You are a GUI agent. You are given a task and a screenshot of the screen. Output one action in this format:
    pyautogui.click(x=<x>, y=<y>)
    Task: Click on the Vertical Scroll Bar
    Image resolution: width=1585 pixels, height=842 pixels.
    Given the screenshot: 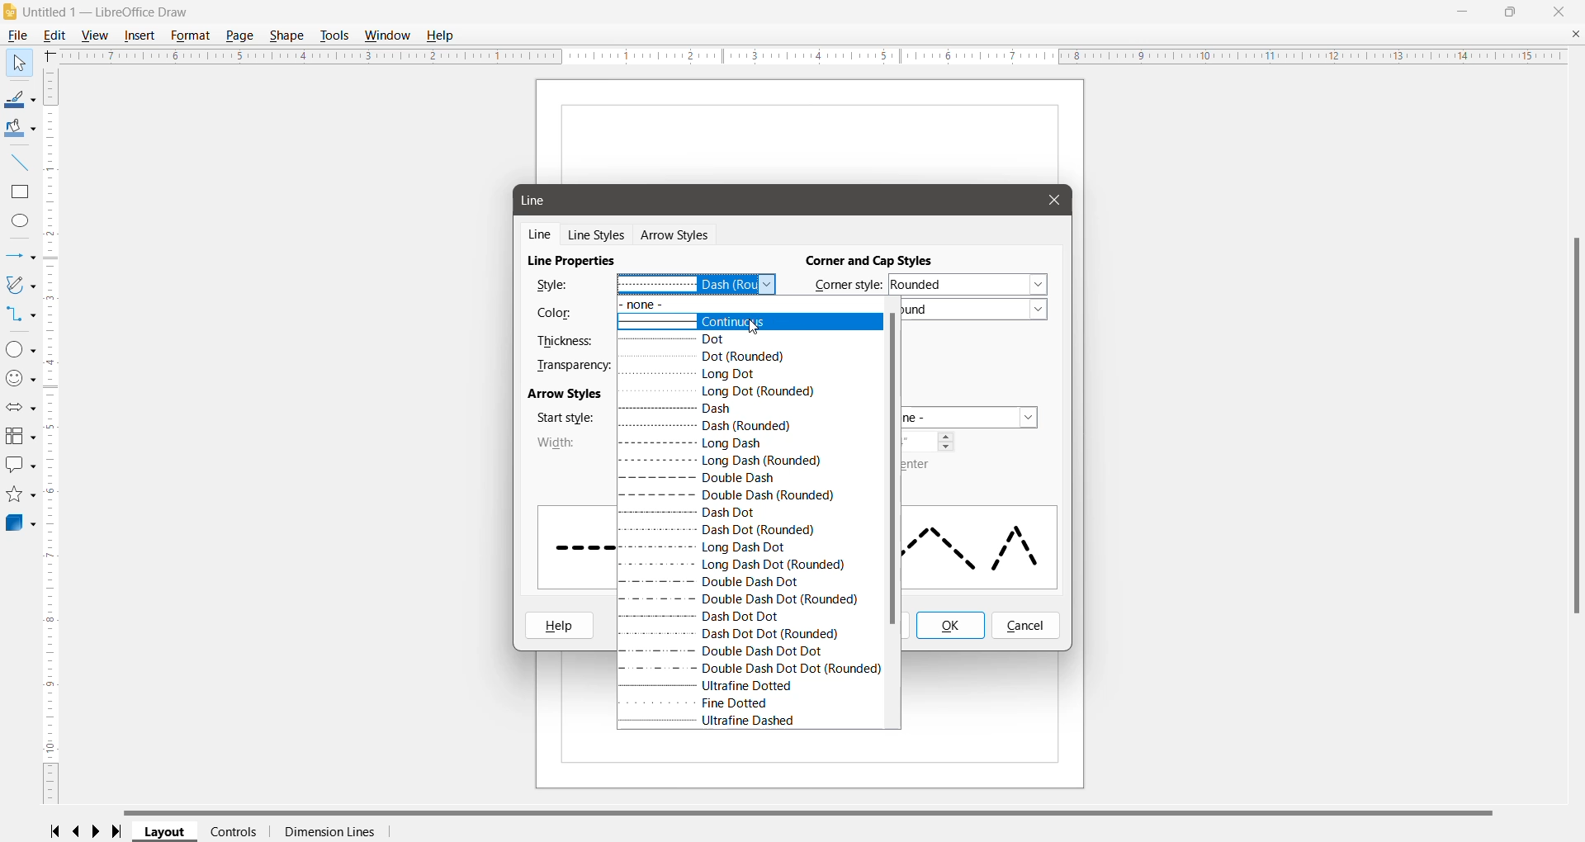 What is the action you would take?
    pyautogui.click(x=52, y=435)
    